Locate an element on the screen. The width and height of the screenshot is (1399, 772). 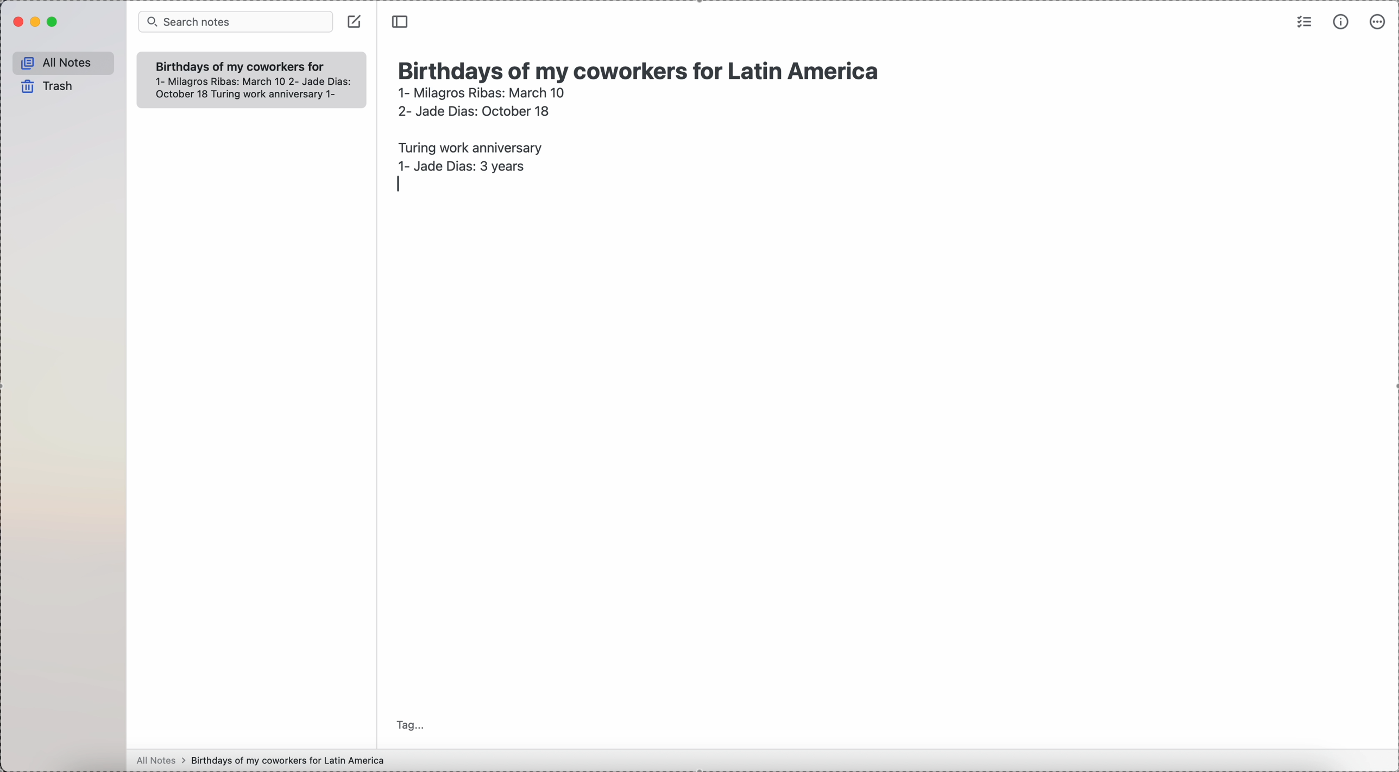
Birthdays of my coworkers for Latin America is located at coordinates (644, 68).